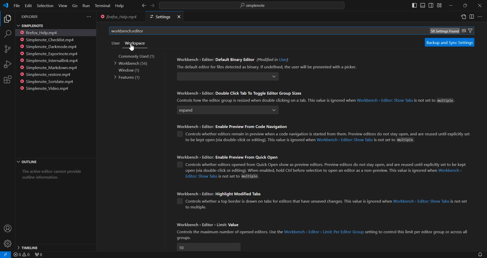 The width and height of the screenshot is (487, 258). Describe the element at coordinates (7, 229) in the screenshot. I see `Account` at that location.